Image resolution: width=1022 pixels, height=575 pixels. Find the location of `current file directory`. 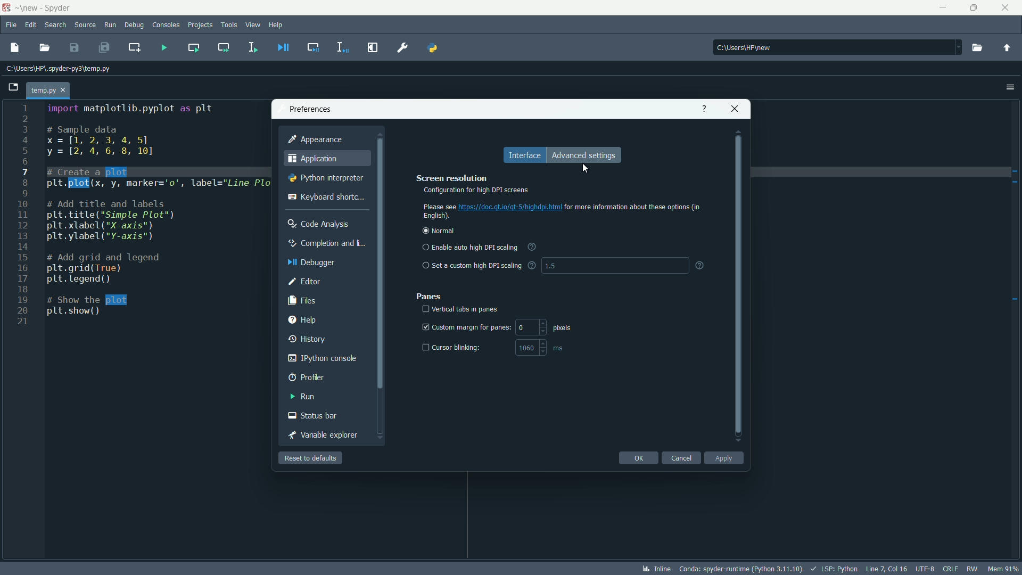

current file directory is located at coordinates (57, 68).